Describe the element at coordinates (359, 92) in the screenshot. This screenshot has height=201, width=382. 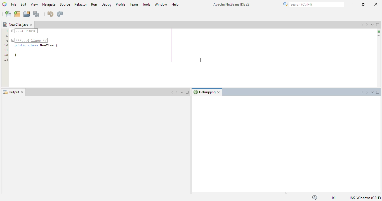
I see `Previous` at that location.